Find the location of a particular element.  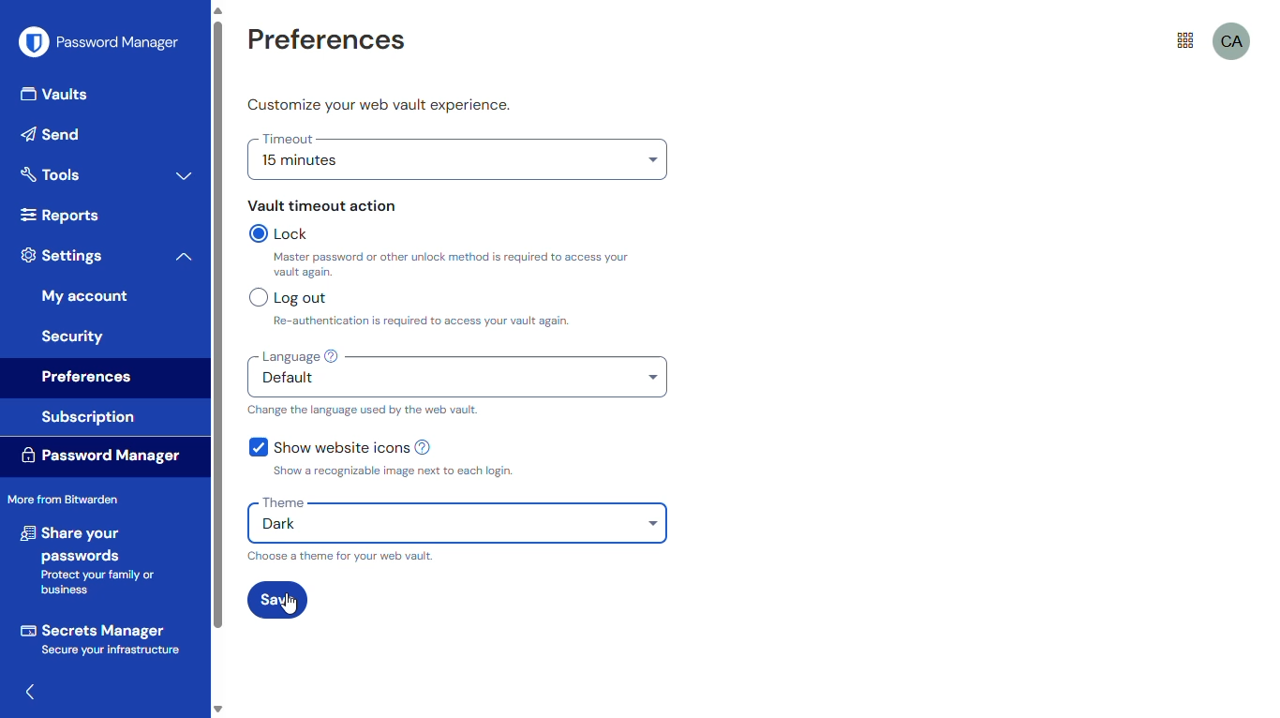

lock is located at coordinates (283, 233).